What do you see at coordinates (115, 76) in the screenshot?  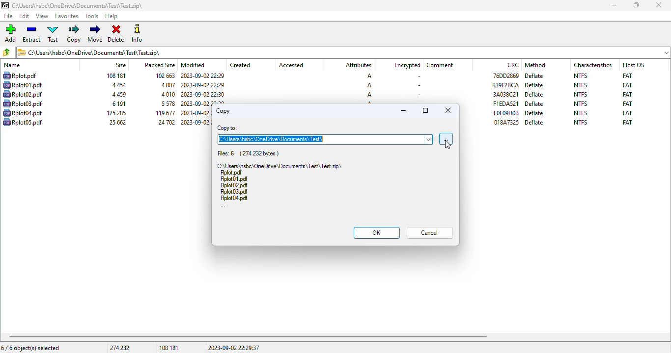 I see `size` at bounding box center [115, 76].